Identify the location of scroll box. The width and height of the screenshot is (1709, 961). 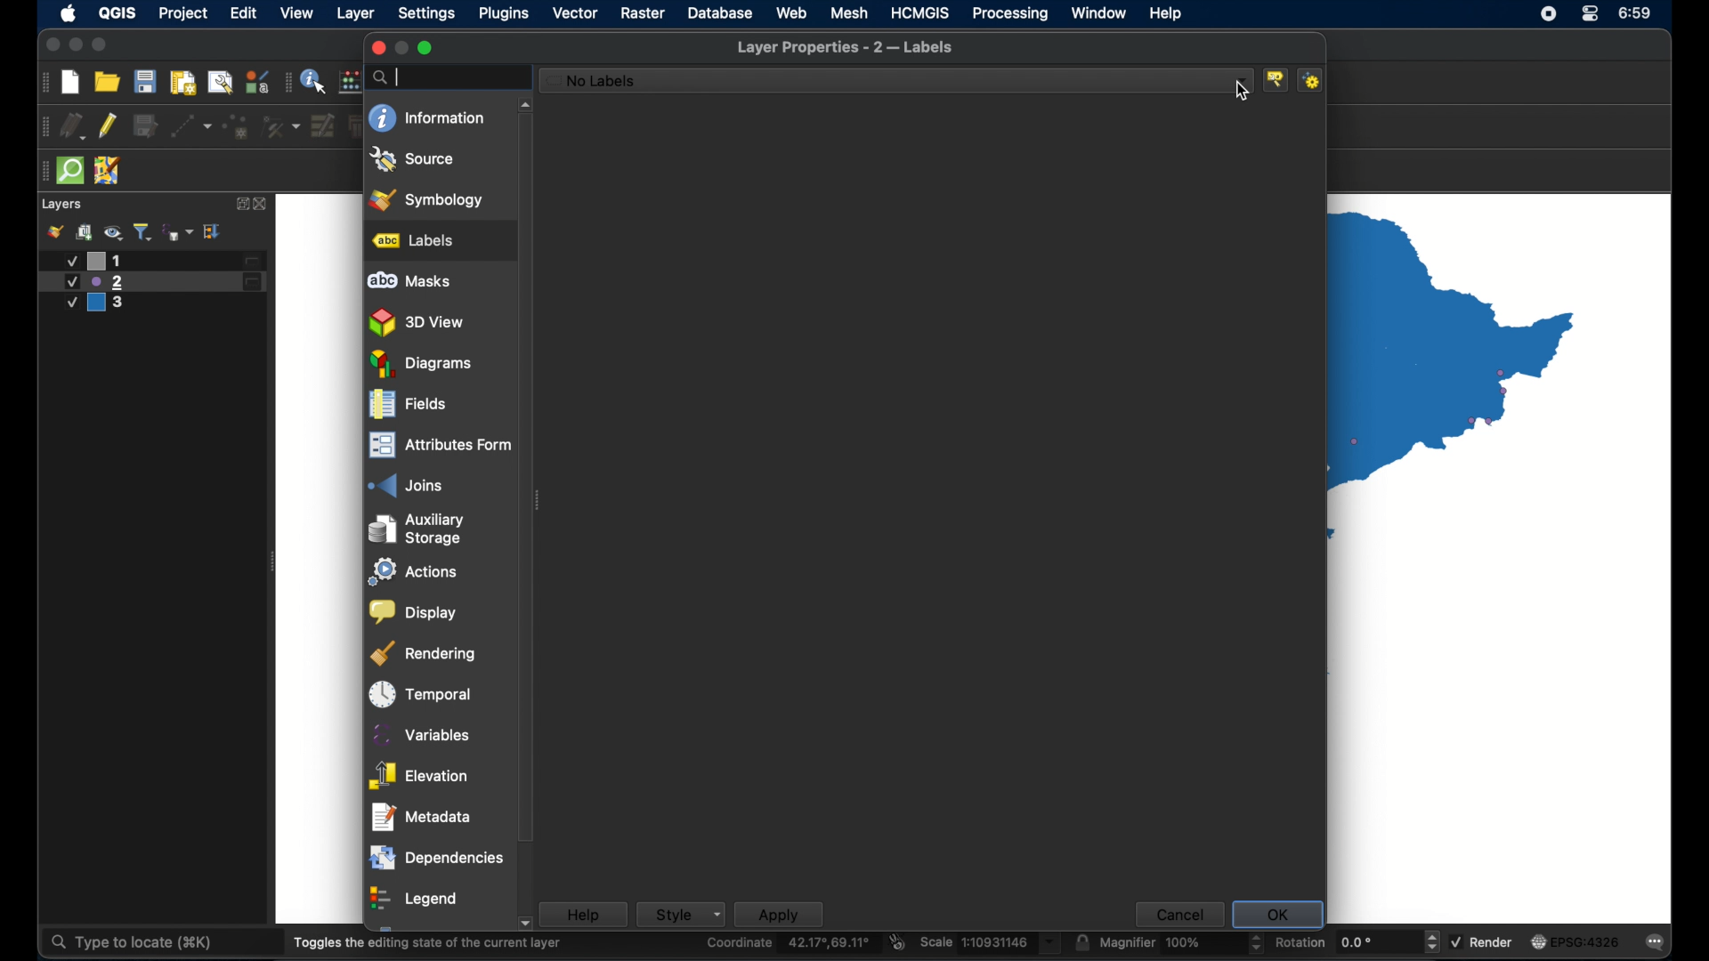
(528, 483).